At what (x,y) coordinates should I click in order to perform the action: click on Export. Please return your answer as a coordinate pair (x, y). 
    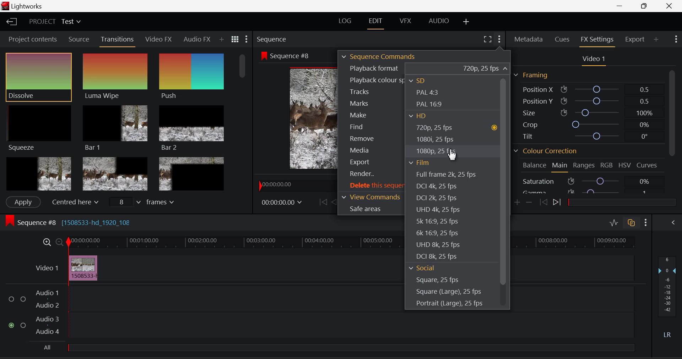
    Looking at the image, I should click on (634, 39).